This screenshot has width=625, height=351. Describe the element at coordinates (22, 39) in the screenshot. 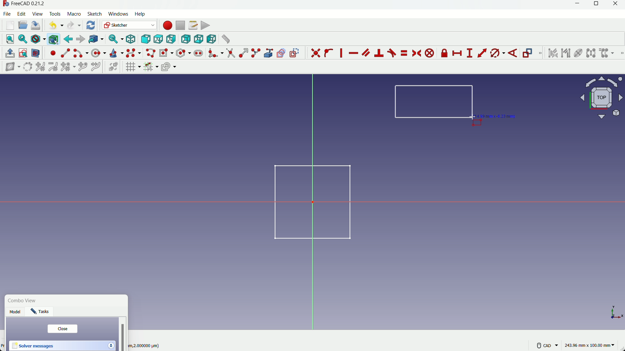

I see `select fit` at that location.